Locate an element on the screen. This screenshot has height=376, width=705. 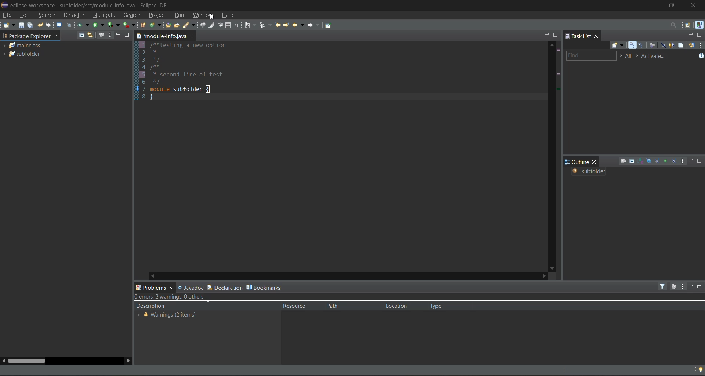
search is located at coordinates (134, 15).